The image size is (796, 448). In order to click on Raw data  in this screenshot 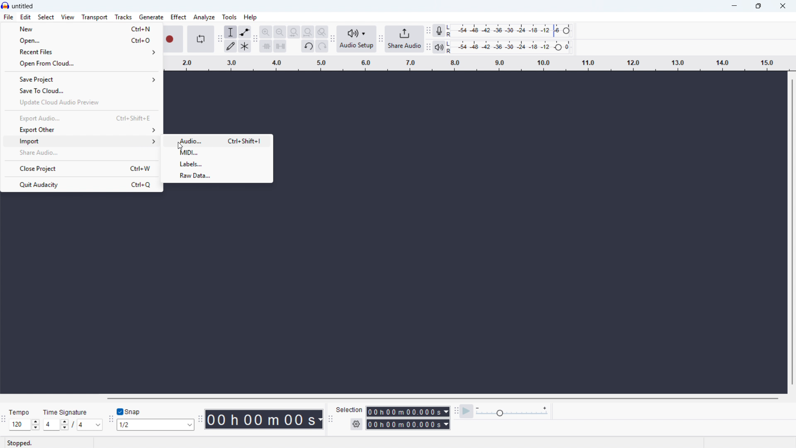, I will do `click(218, 175)`.